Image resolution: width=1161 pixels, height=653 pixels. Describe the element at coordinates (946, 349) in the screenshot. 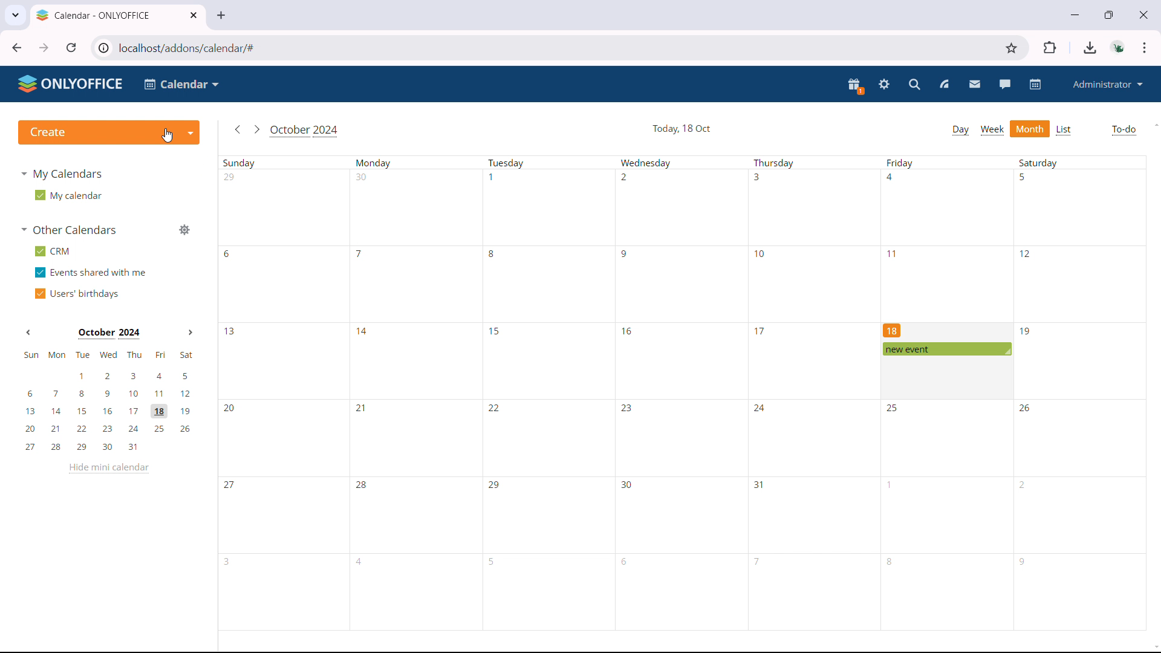

I see `scheduled event` at that location.